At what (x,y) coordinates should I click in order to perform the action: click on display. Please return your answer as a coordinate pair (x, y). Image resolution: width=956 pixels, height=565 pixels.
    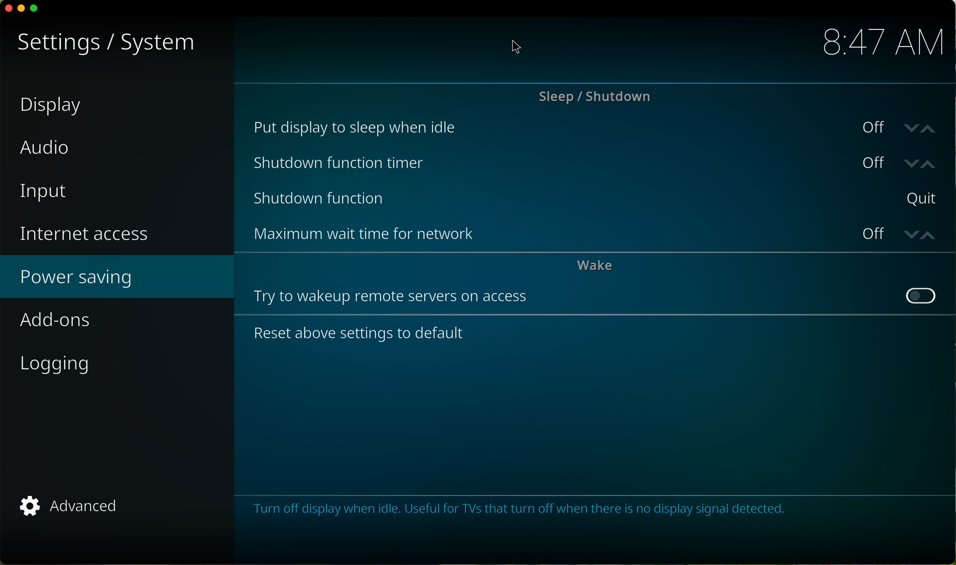
    Looking at the image, I should click on (51, 105).